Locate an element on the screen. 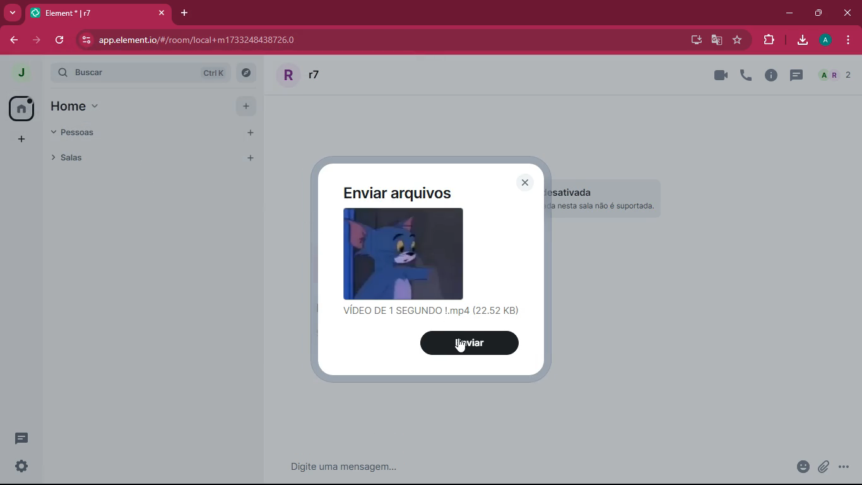 The image size is (862, 485). message is located at coordinates (454, 465).